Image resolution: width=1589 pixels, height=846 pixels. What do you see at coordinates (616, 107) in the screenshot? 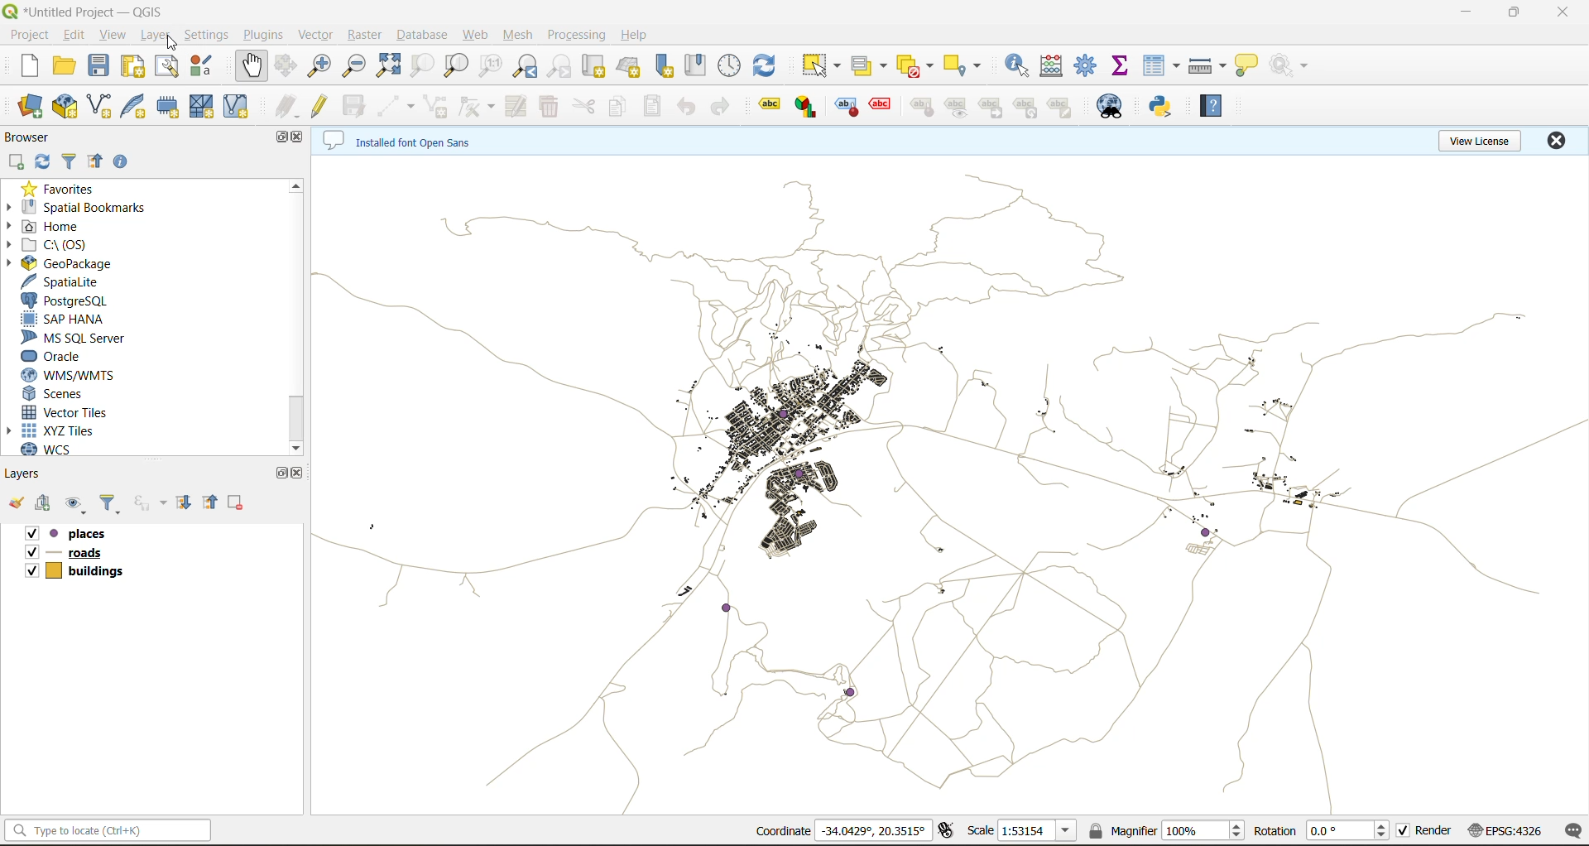
I see `copy` at bounding box center [616, 107].